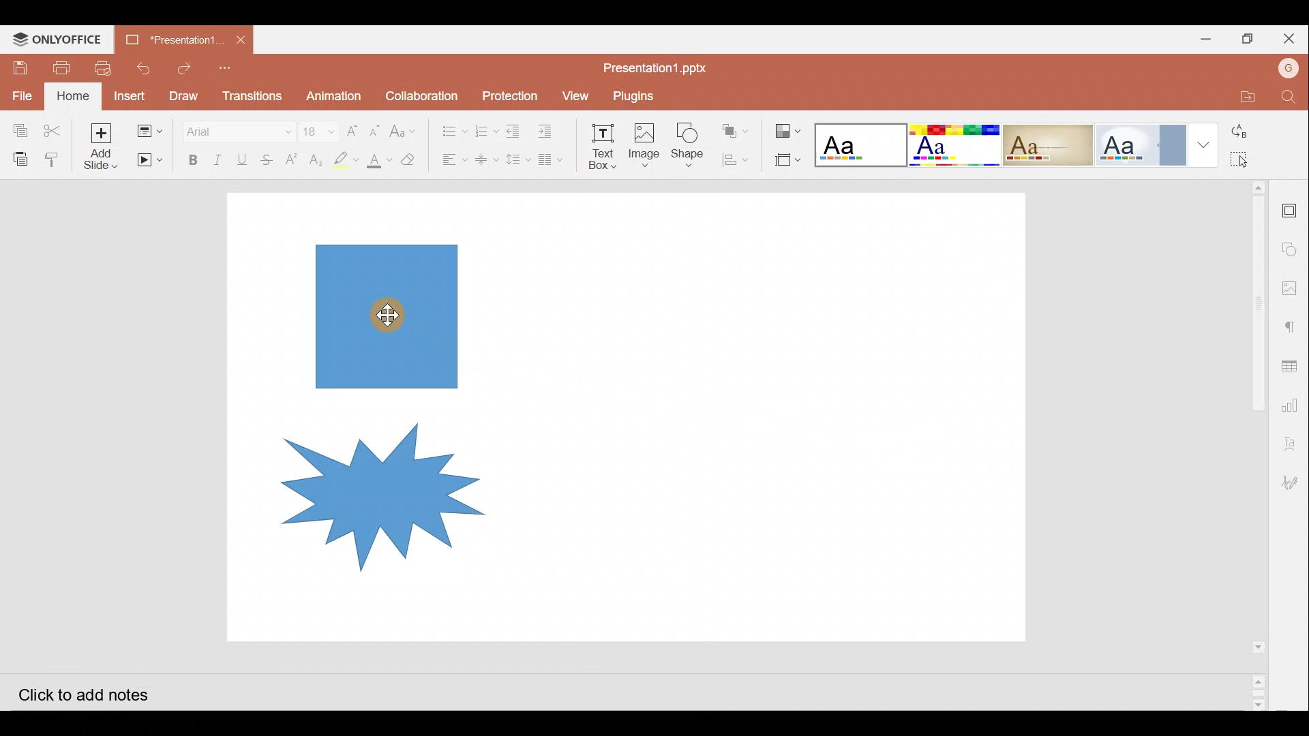 The width and height of the screenshot is (1309, 736). What do you see at coordinates (226, 68) in the screenshot?
I see `Customize quick access toolbar` at bounding box center [226, 68].